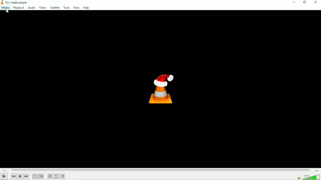 The image size is (321, 180). I want to click on Close, so click(315, 2).